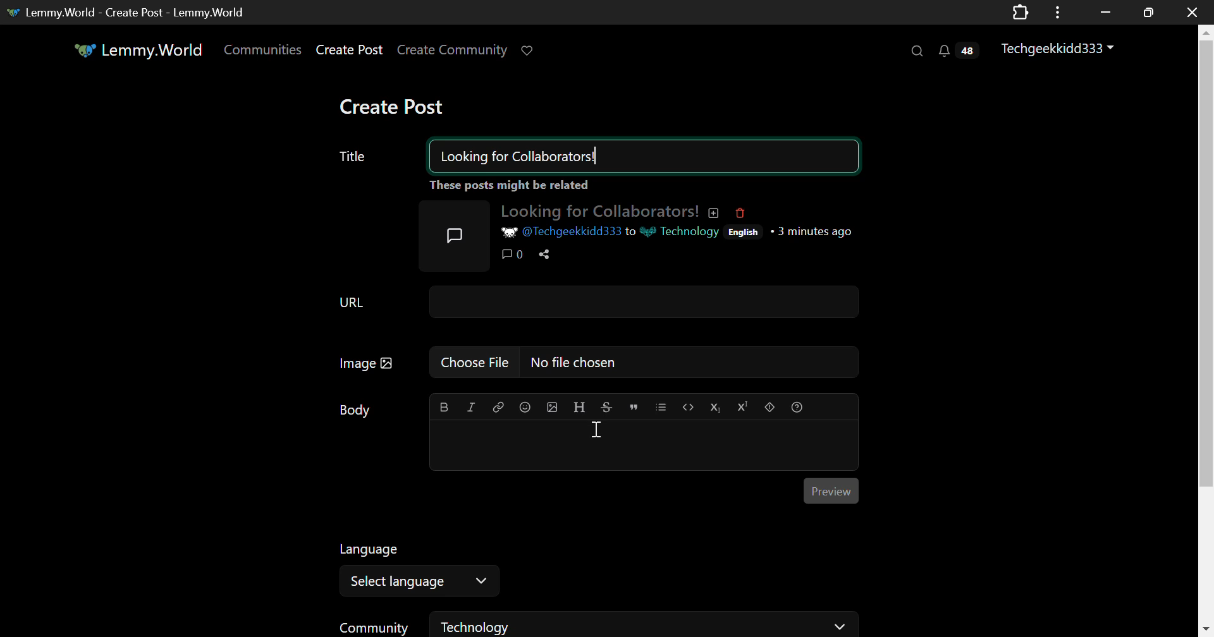 This screenshot has height=637, width=1214. What do you see at coordinates (472, 408) in the screenshot?
I see `italic` at bounding box center [472, 408].